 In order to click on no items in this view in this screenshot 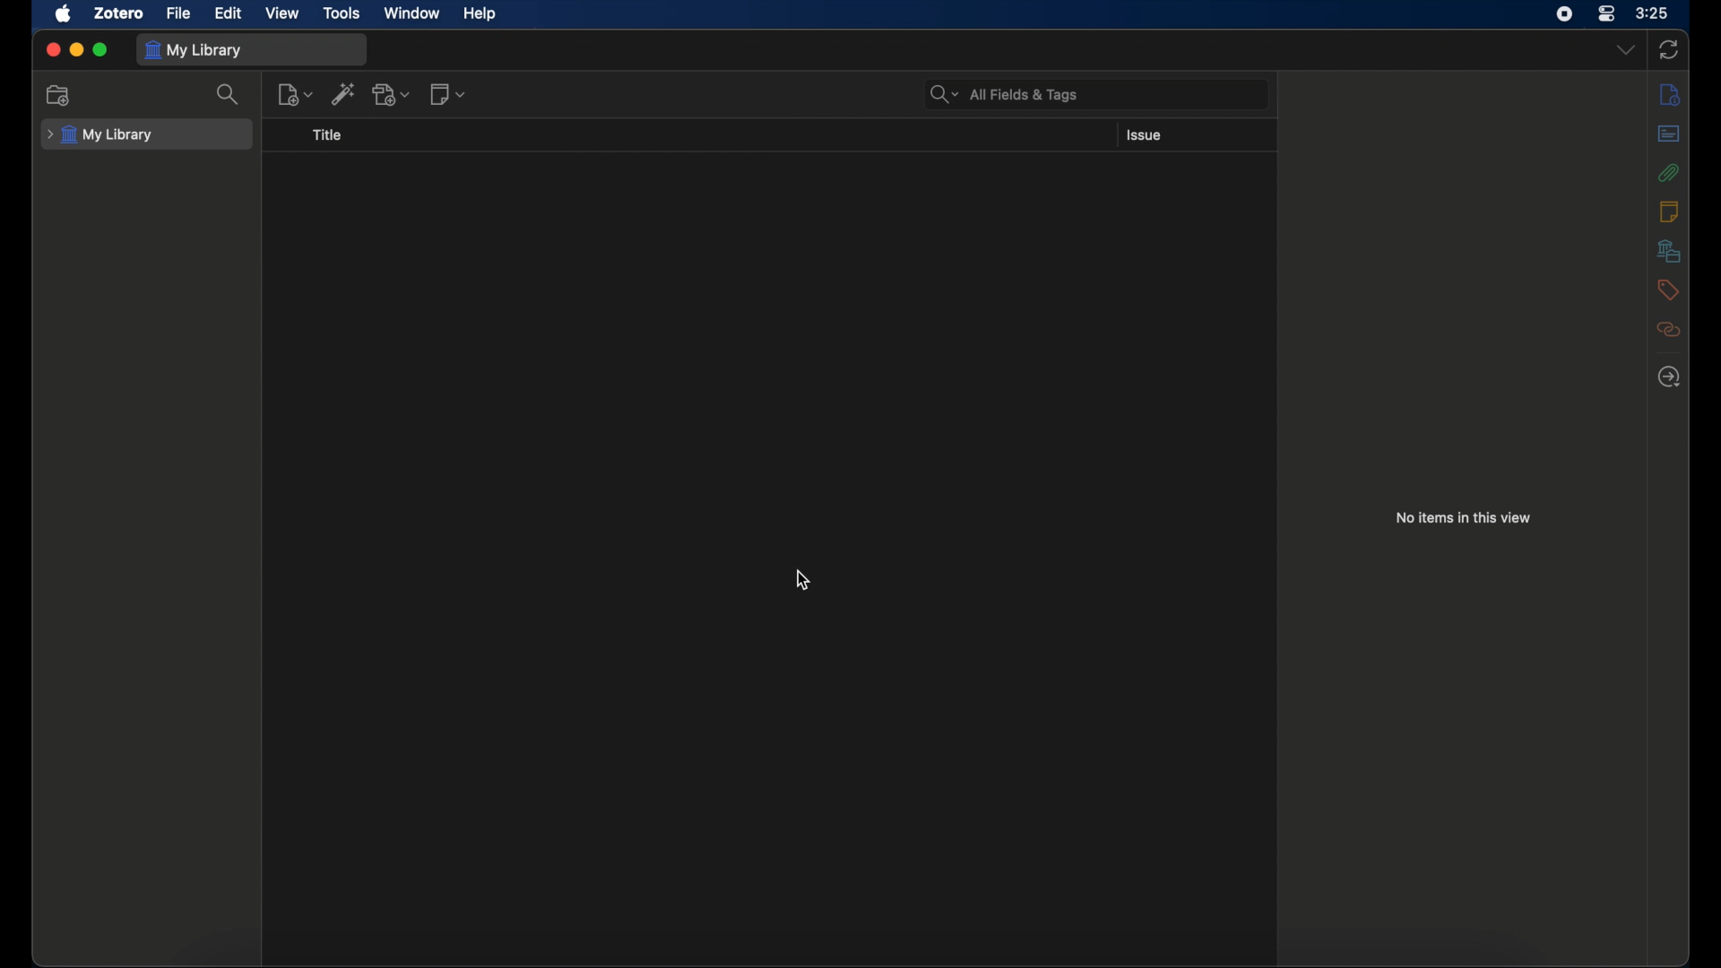, I will do `click(1463, 516)`.